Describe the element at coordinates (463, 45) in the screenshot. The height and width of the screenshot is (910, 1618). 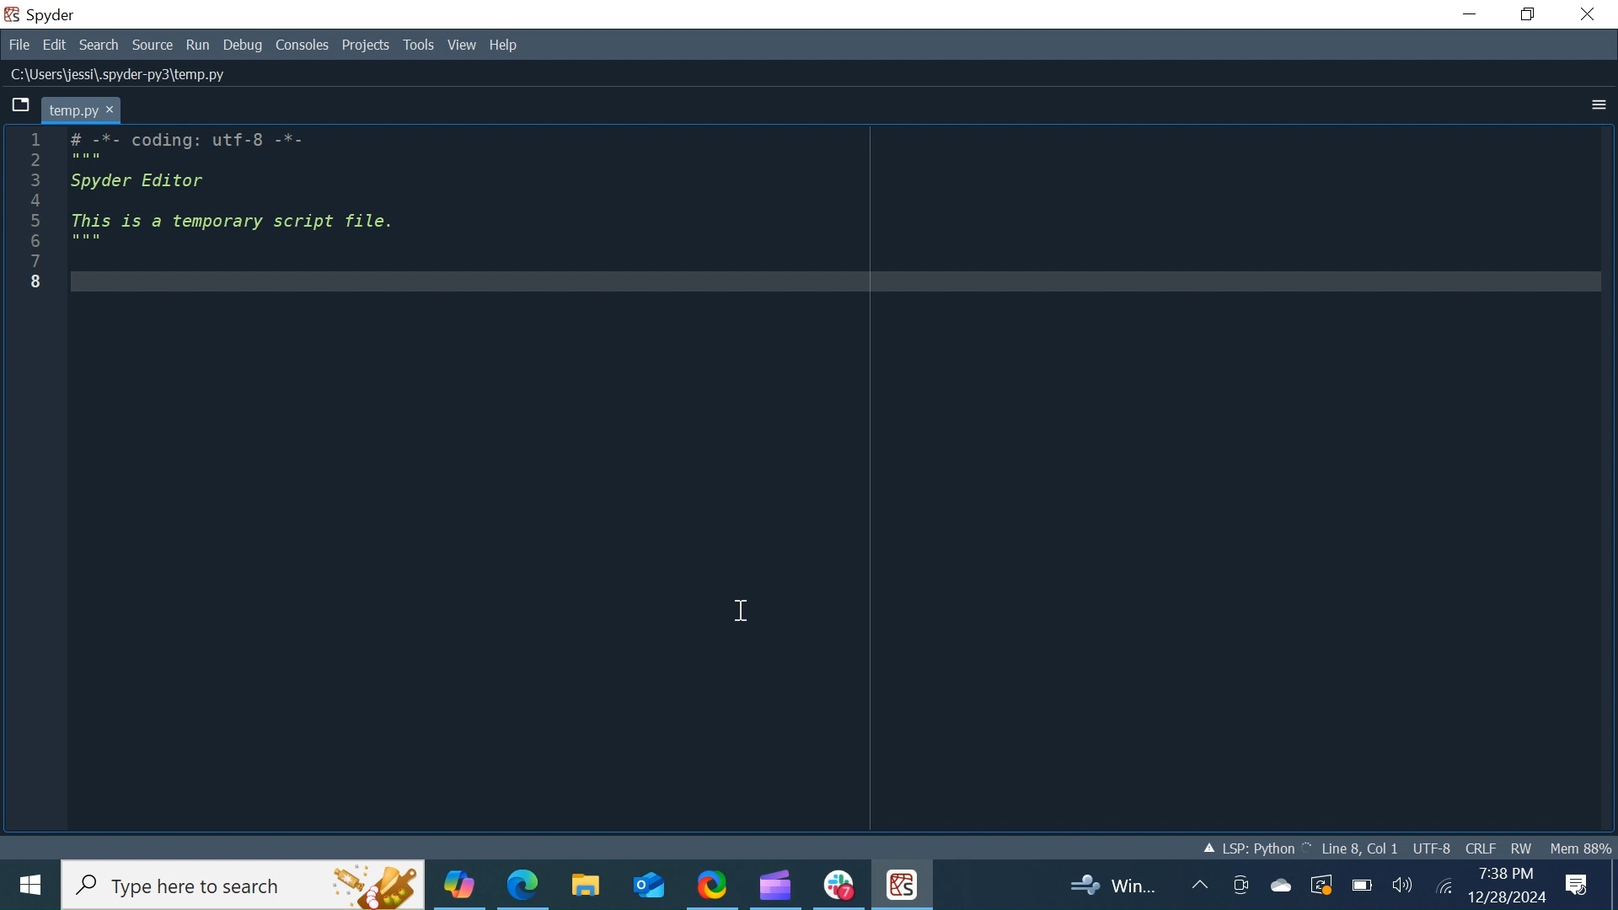
I see `View` at that location.